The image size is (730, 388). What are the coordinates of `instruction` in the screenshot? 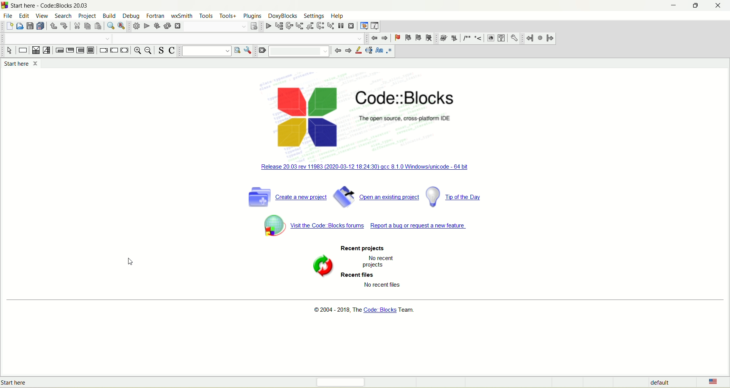 It's located at (23, 50).